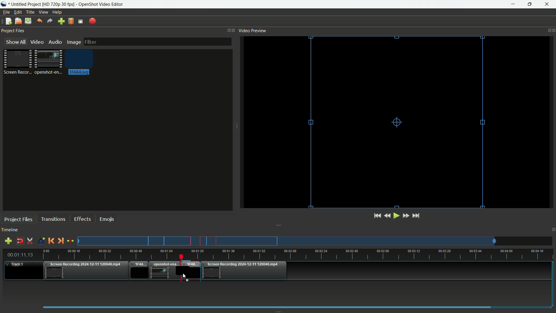 The height and width of the screenshot is (313, 556). Describe the element at coordinates (26, 4) in the screenshot. I see `Project name` at that location.